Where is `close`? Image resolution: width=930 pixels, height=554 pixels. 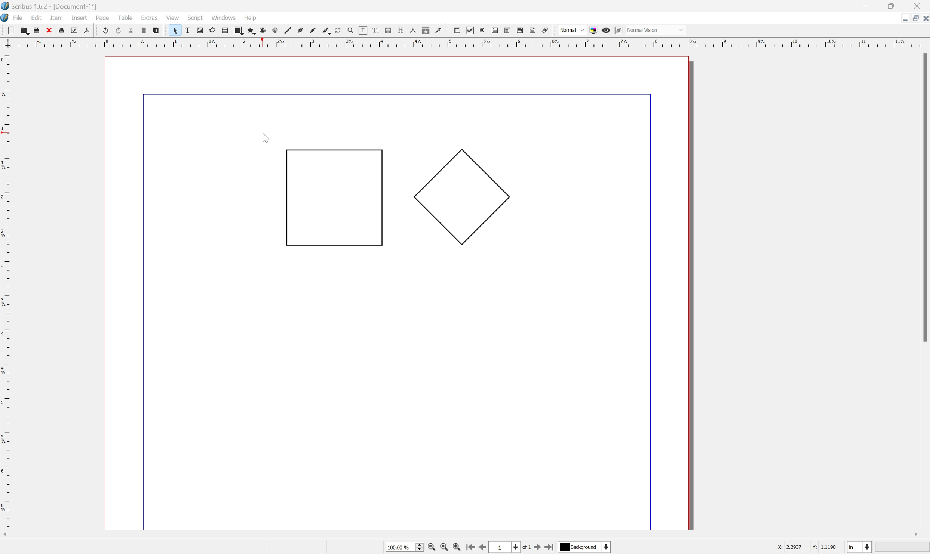
close is located at coordinates (47, 31).